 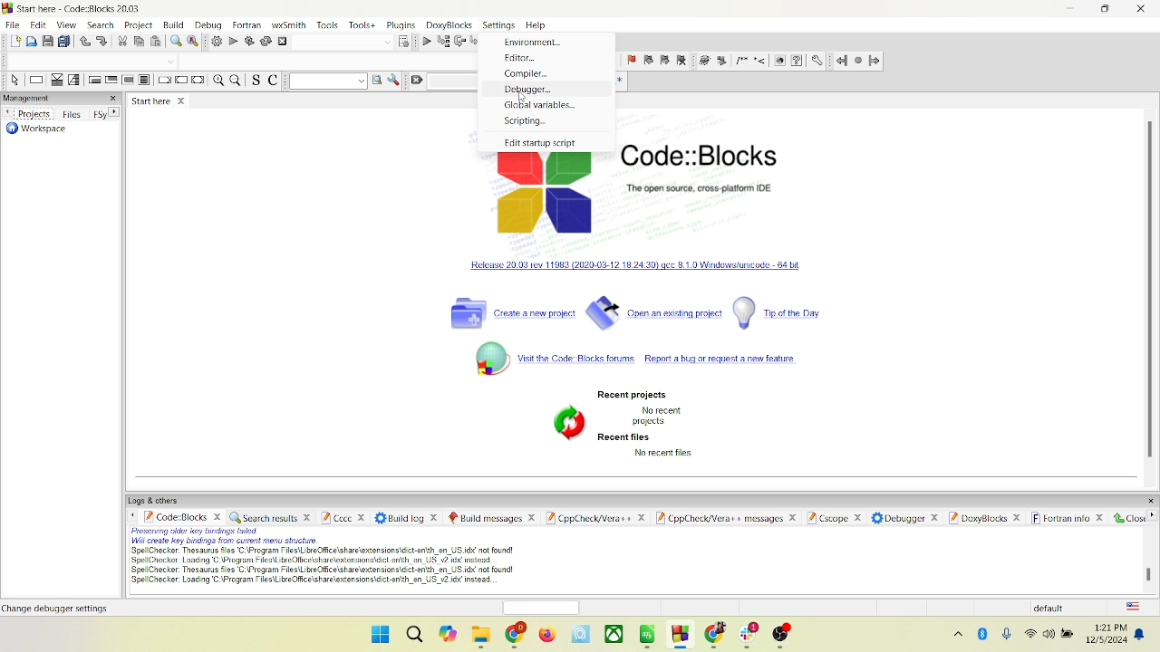 What do you see at coordinates (173, 26) in the screenshot?
I see `build` at bounding box center [173, 26].